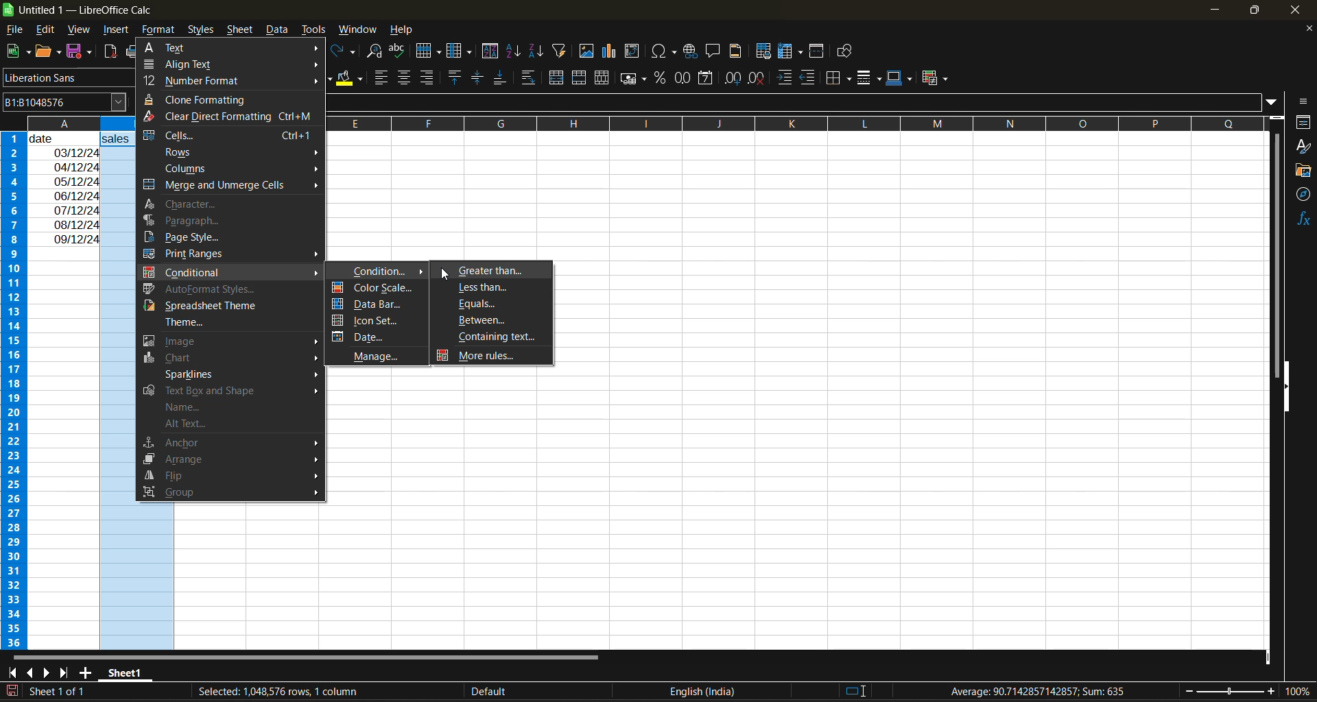 The width and height of the screenshot is (1317, 702). I want to click on align center, so click(404, 79).